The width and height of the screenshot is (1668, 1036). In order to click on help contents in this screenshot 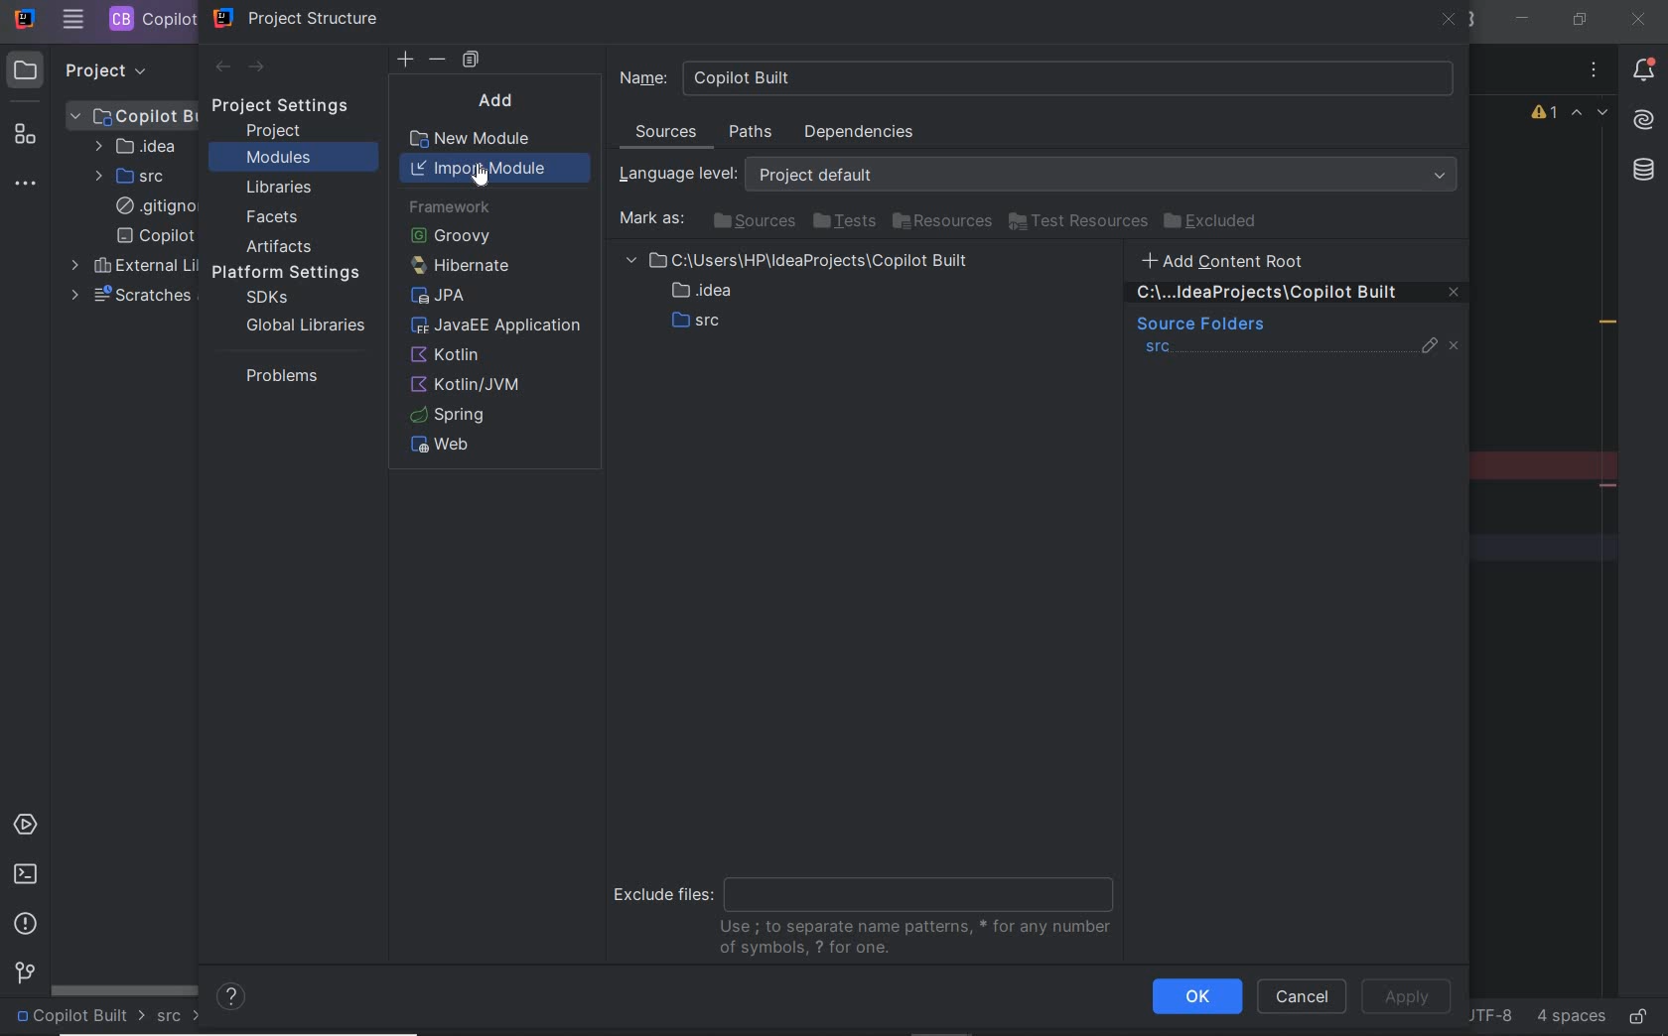, I will do `click(232, 998)`.